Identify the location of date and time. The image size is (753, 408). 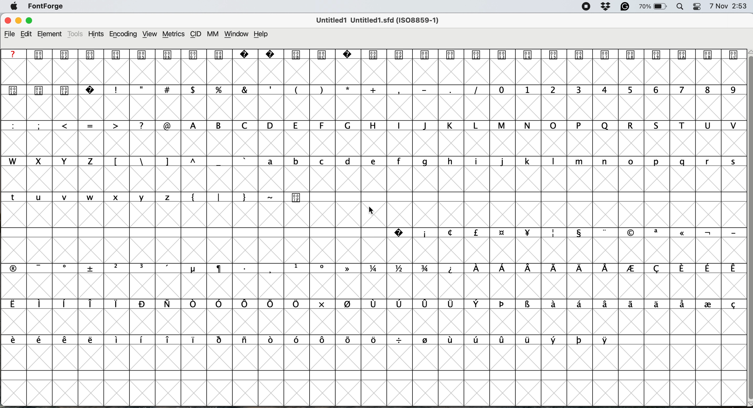
(728, 6).